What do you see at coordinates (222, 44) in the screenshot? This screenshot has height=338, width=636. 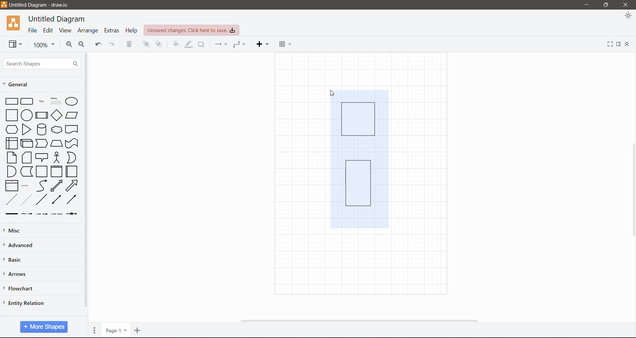 I see `Connection` at bounding box center [222, 44].